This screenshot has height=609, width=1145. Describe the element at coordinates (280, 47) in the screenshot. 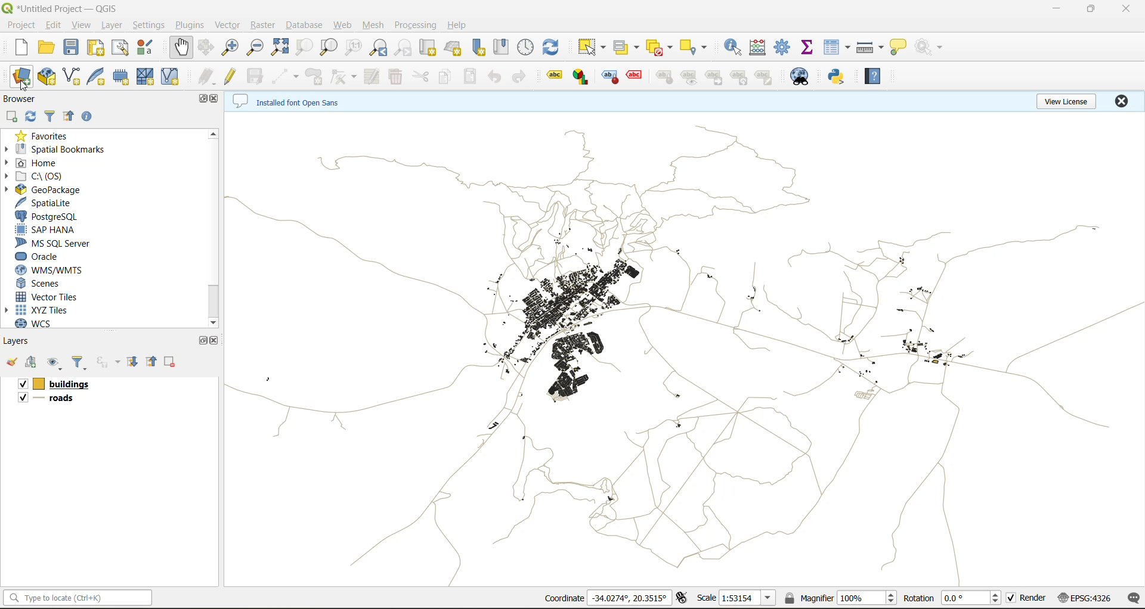

I see `zoom full` at that location.